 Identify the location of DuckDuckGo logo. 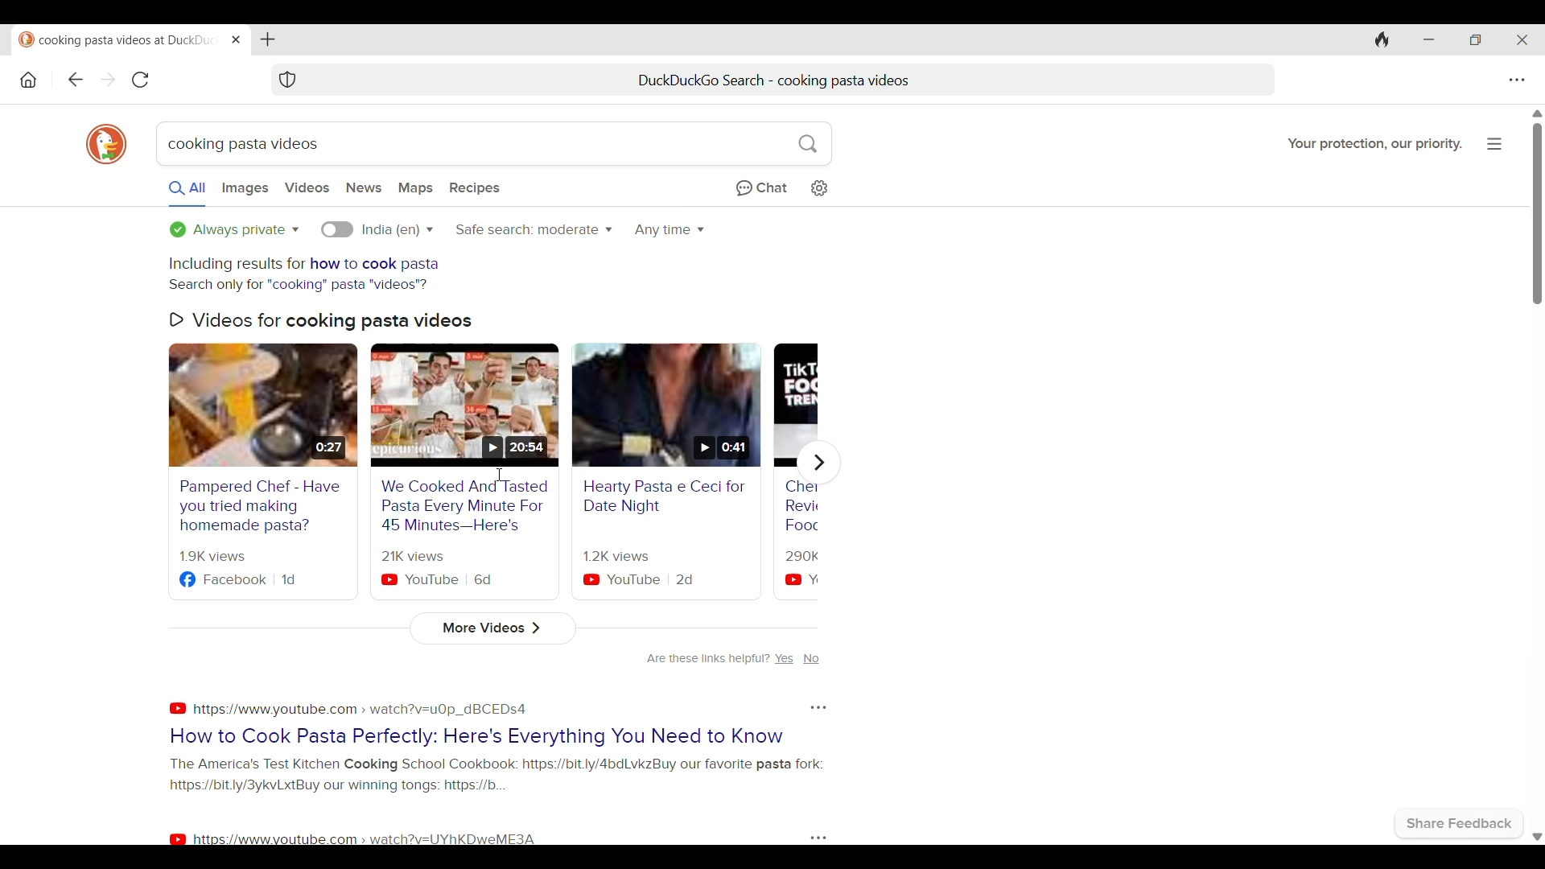
(107, 144).